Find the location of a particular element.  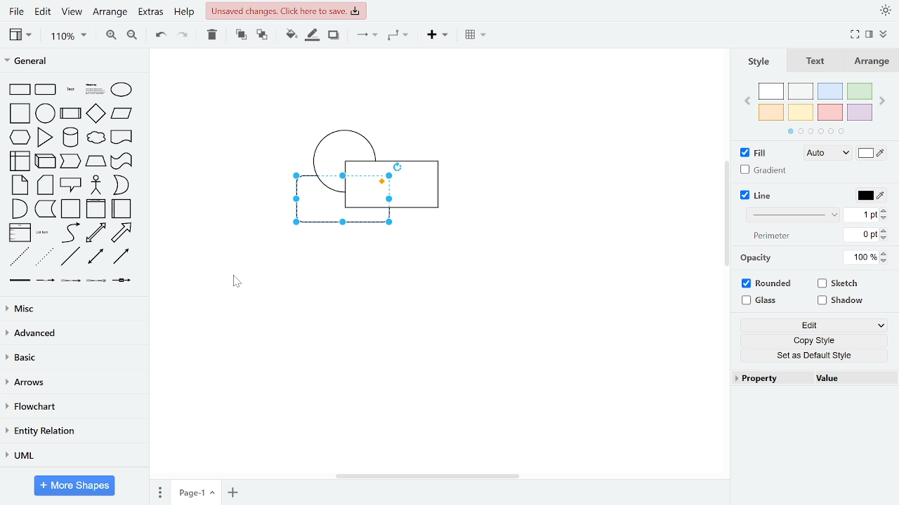

data storage is located at coordinates (44, 208).